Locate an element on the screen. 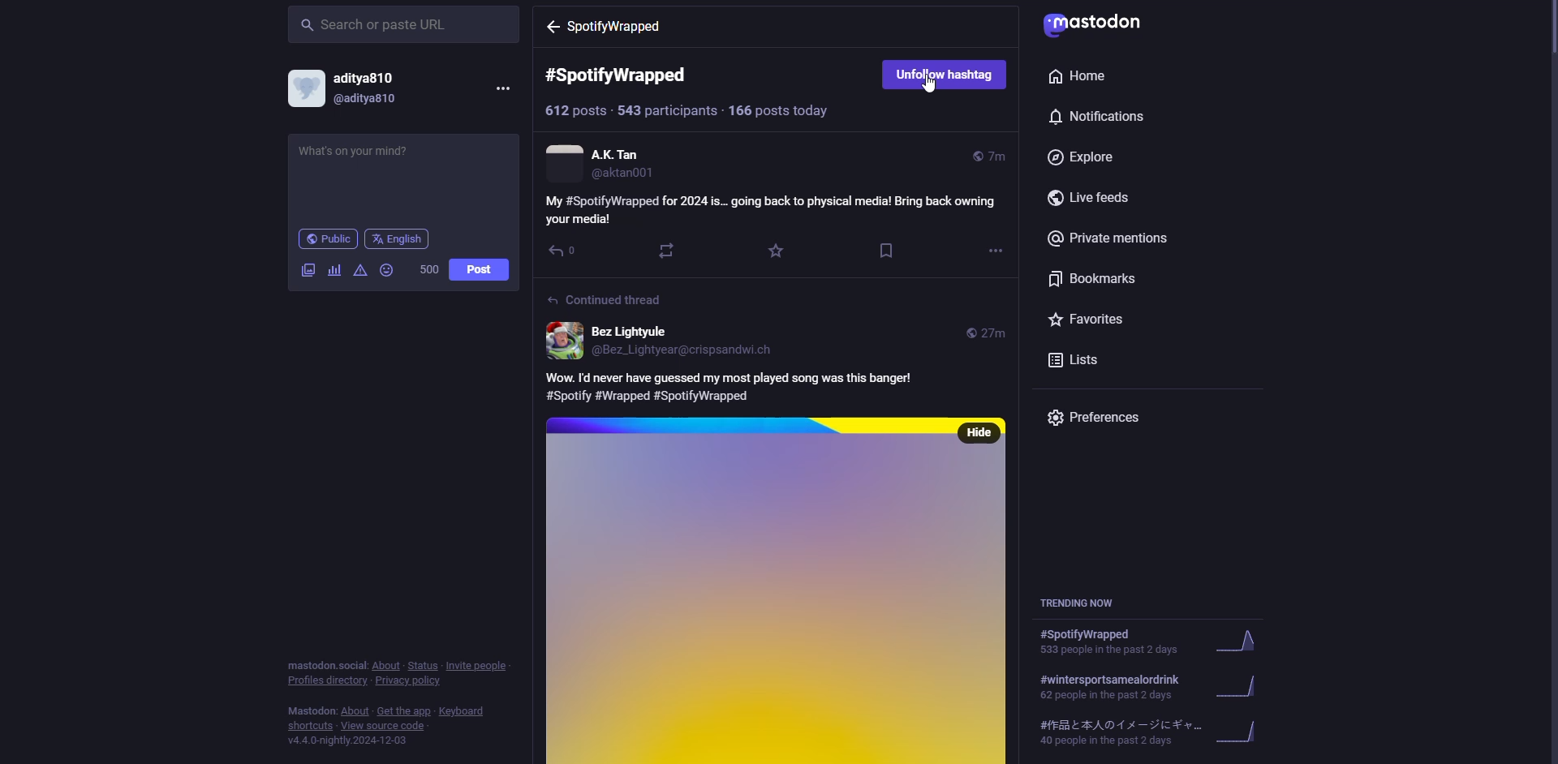  bookmarks is located at coordinates (1095, 277).